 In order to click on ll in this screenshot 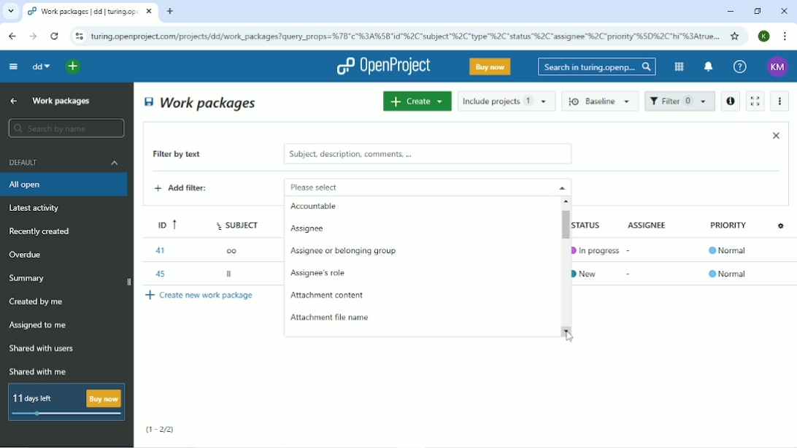, I will do `click(231, 276)`.